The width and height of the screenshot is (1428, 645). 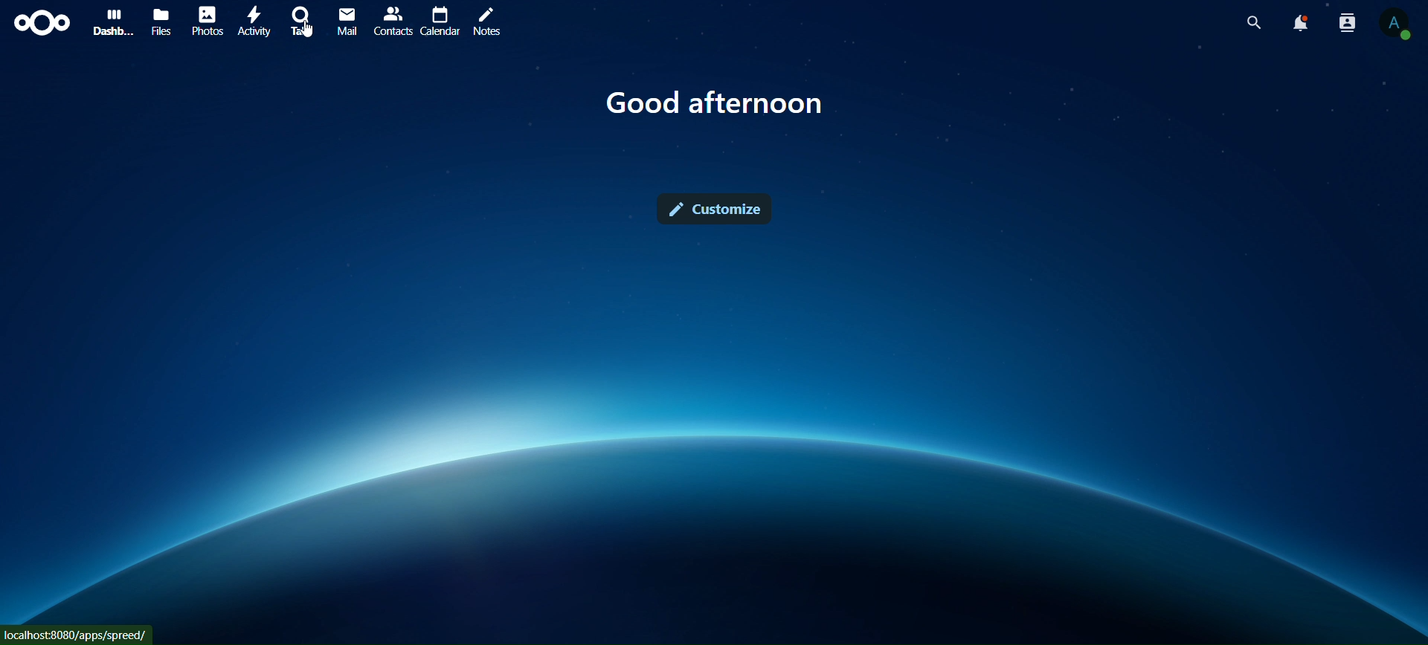 What do you see at coordinates (206, 19) in the screenshot?
I see `photos` at bounding box center [206, 19].